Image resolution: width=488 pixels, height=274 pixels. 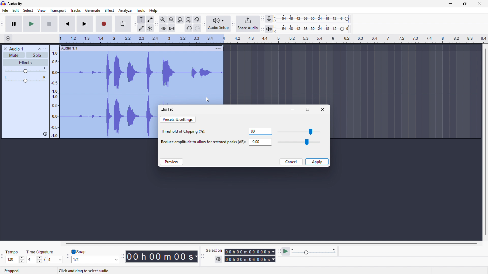 What do you see at coordinates (313, 29) in the screenshot?
I see `Playback level` at bounding box center [313, 29].